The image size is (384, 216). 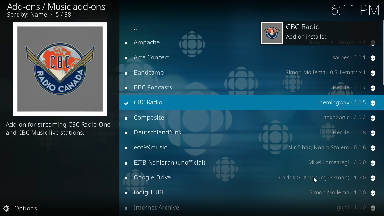 I want to click on protection, so click(x=322, y=178).